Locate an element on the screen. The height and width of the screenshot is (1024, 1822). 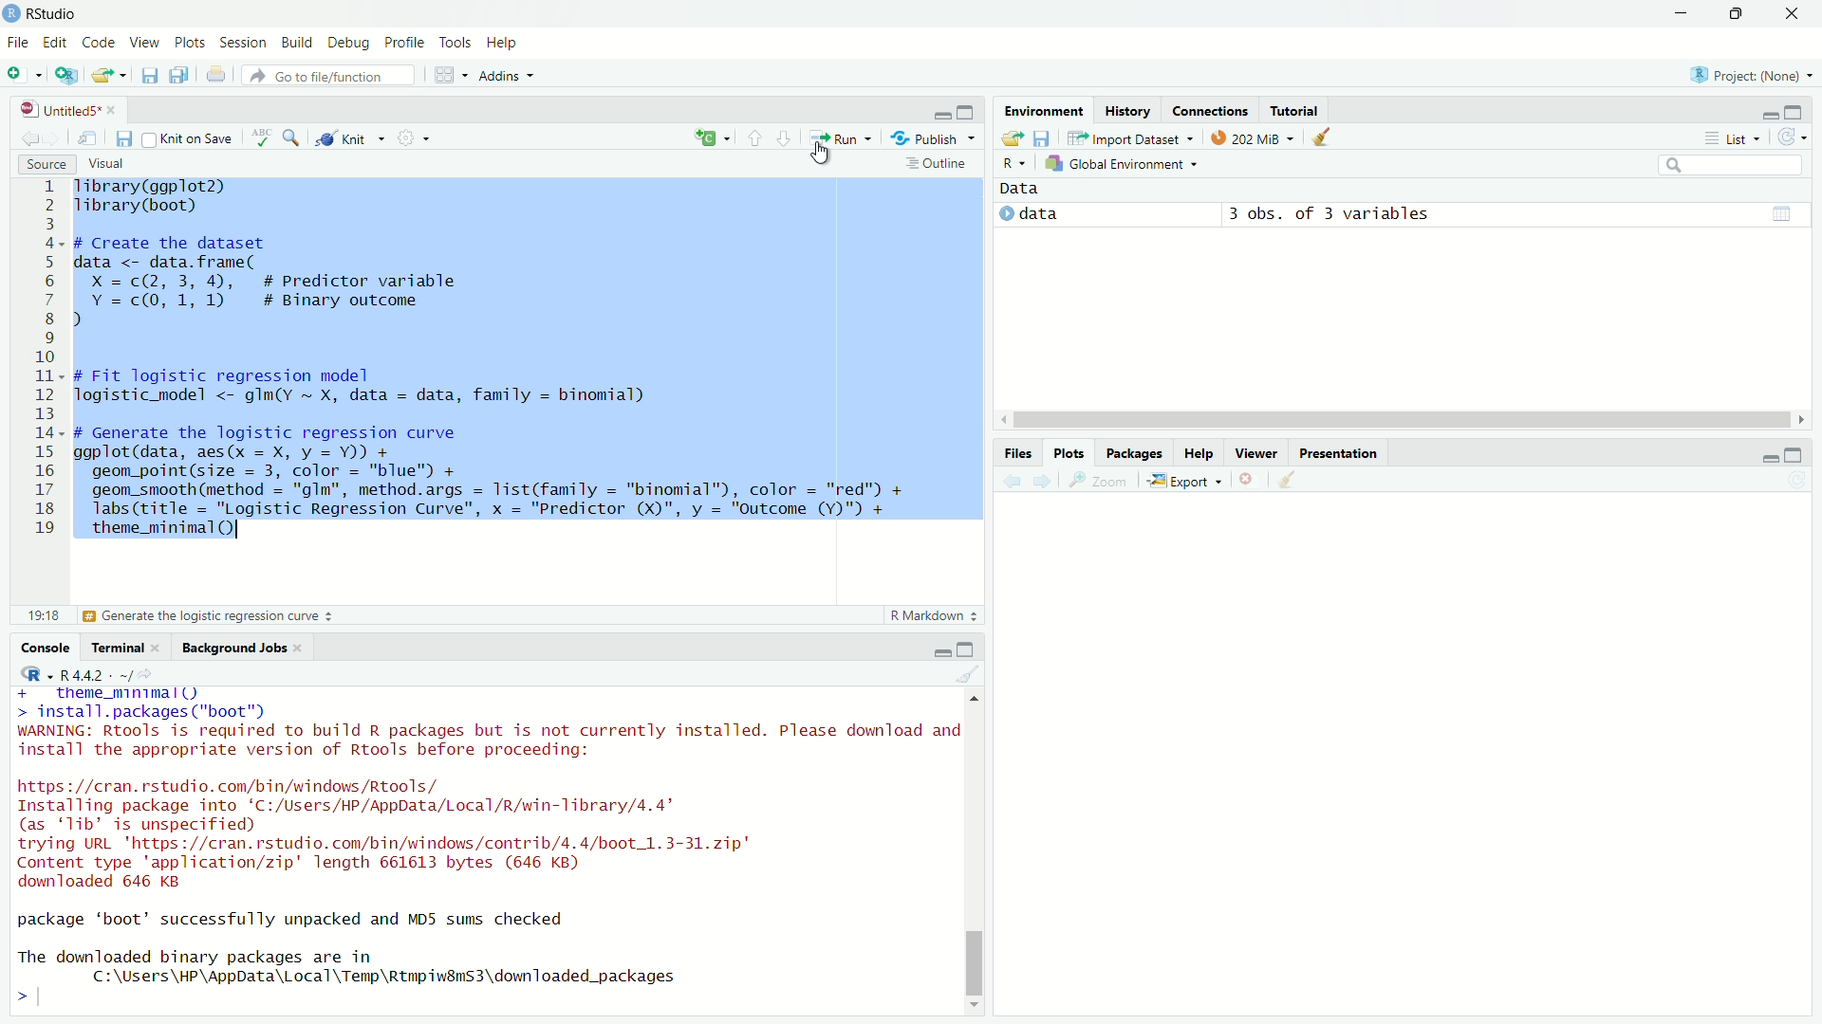
Knit is located at coordinates (350, 137).